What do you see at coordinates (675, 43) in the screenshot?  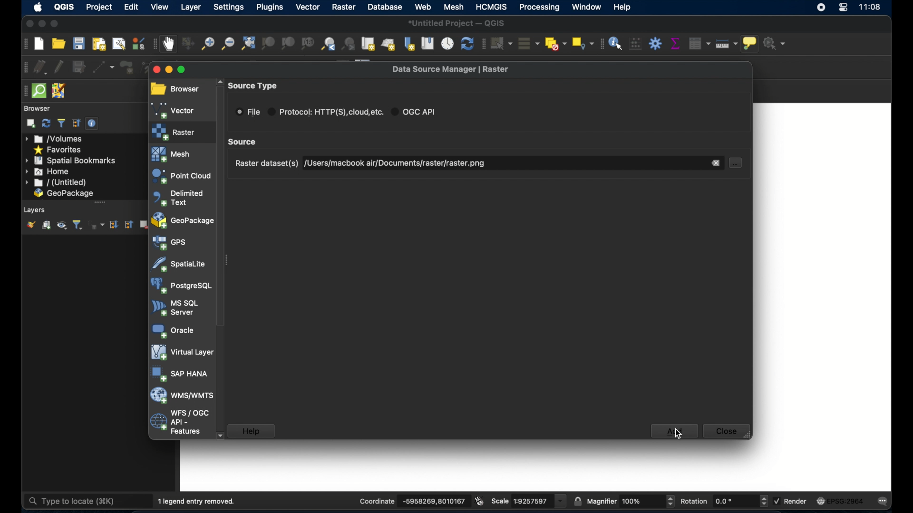 I see `show statistical summary` at bounding box center [675, 43].